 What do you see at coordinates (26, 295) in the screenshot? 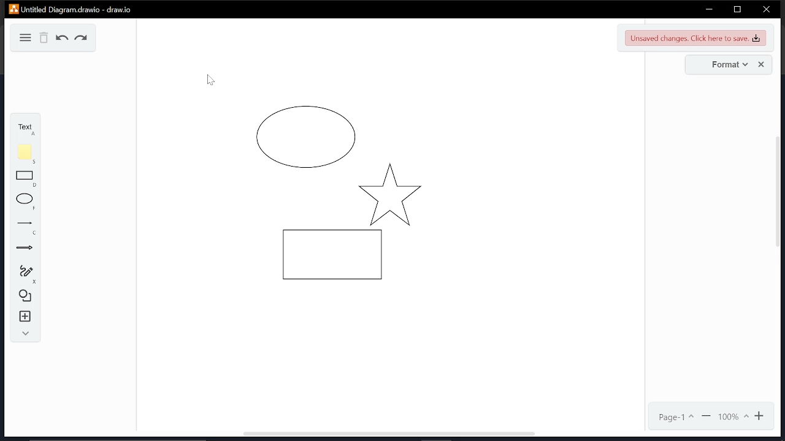
I see `shapes` at bounding box center [26, 295].